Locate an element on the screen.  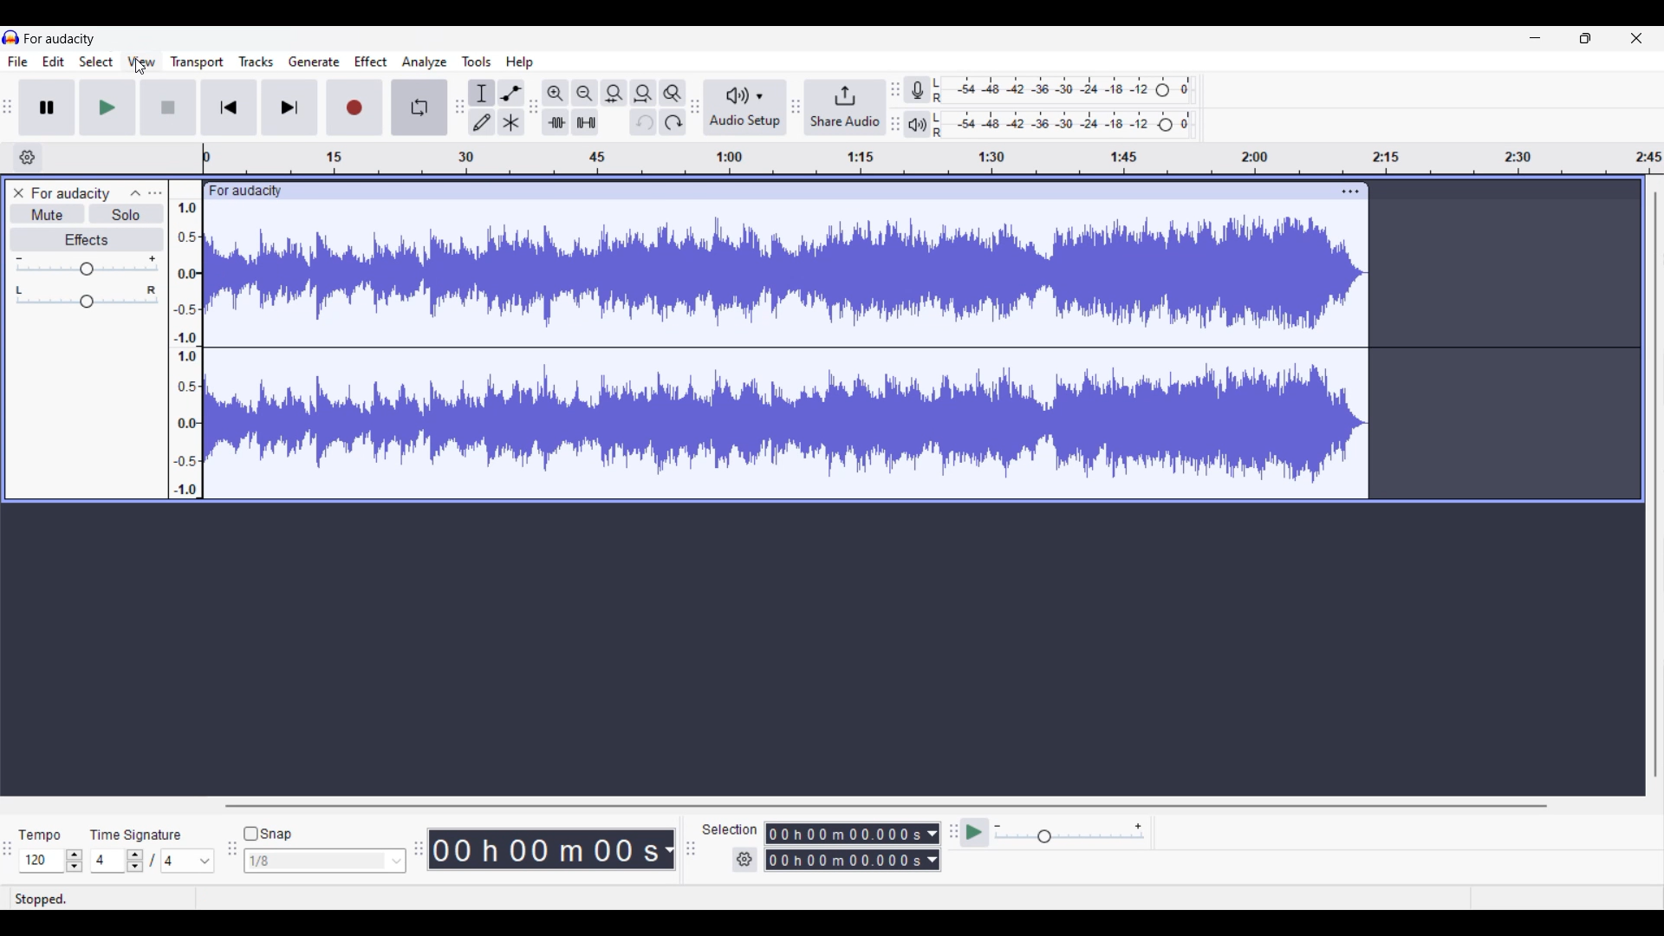
File is located at coordinates (18, 62).